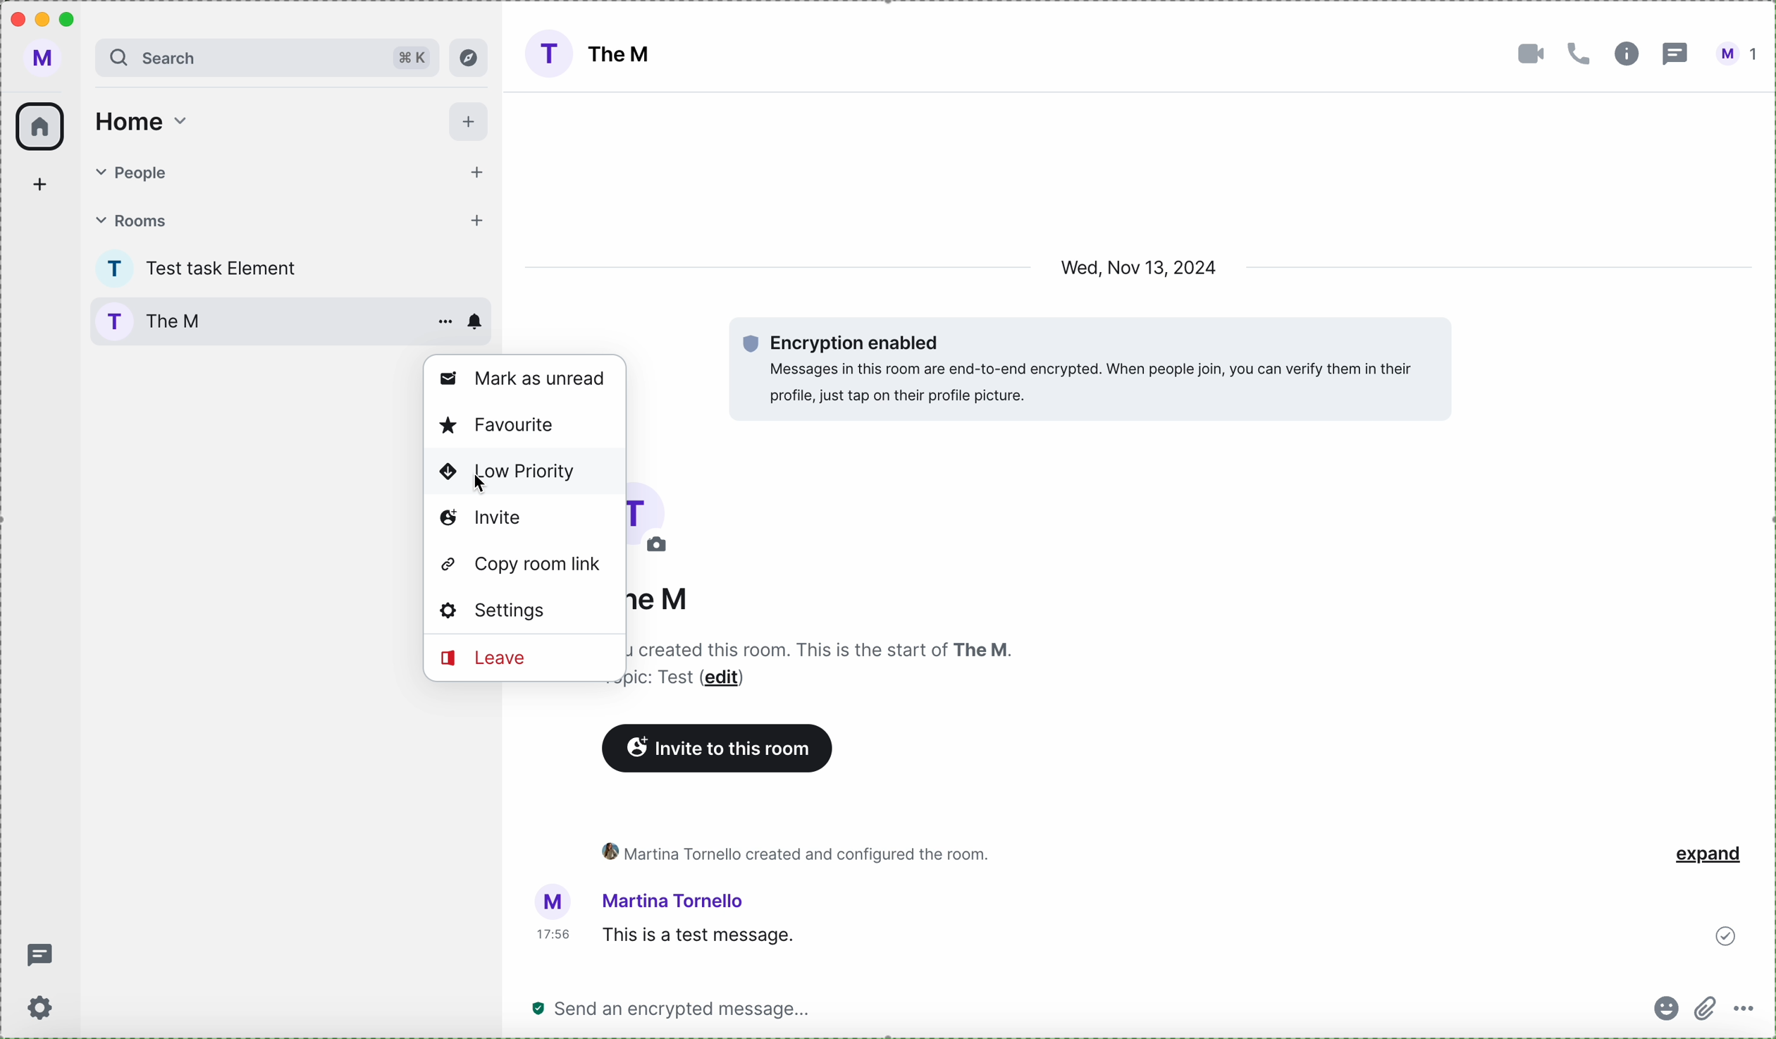 The height and width of the screenshot is (1039, 1776). I want to click on this is a test message sended, so click(1145, 935).